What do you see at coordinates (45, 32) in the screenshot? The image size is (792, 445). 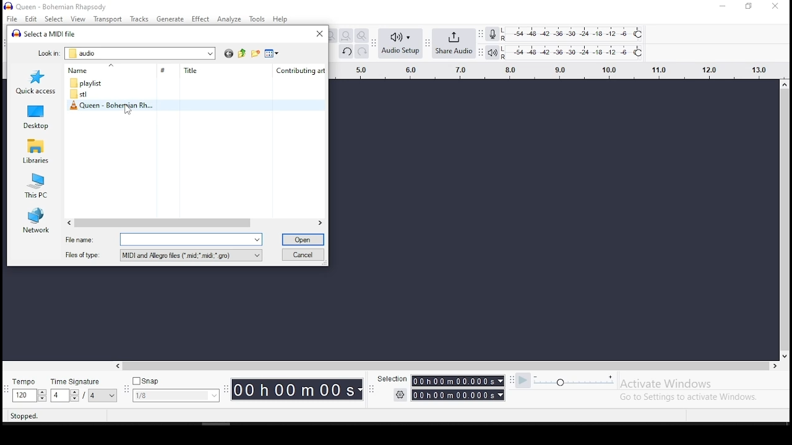 I see `Select a MIDI file` at bounding box center [45, 32].